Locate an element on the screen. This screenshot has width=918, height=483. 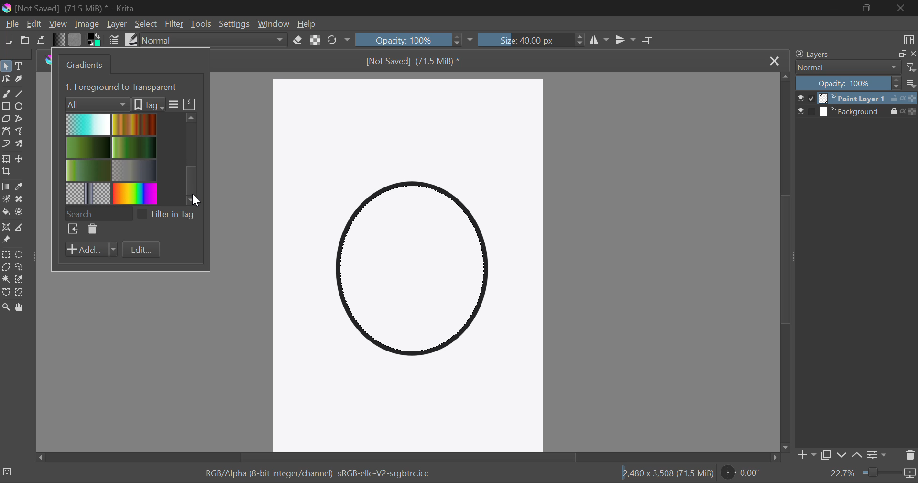
Delete Layer is located at coordinates (910, 457).